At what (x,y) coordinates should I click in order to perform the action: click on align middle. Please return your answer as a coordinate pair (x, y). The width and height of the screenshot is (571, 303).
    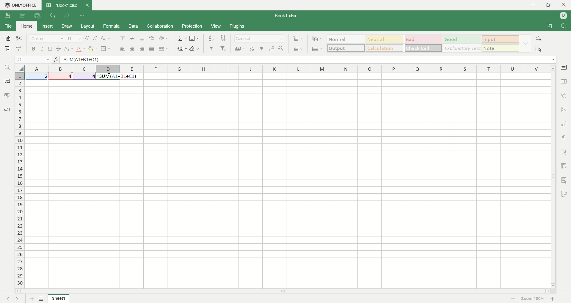
    Looking at the image, I should click on (132, 39).